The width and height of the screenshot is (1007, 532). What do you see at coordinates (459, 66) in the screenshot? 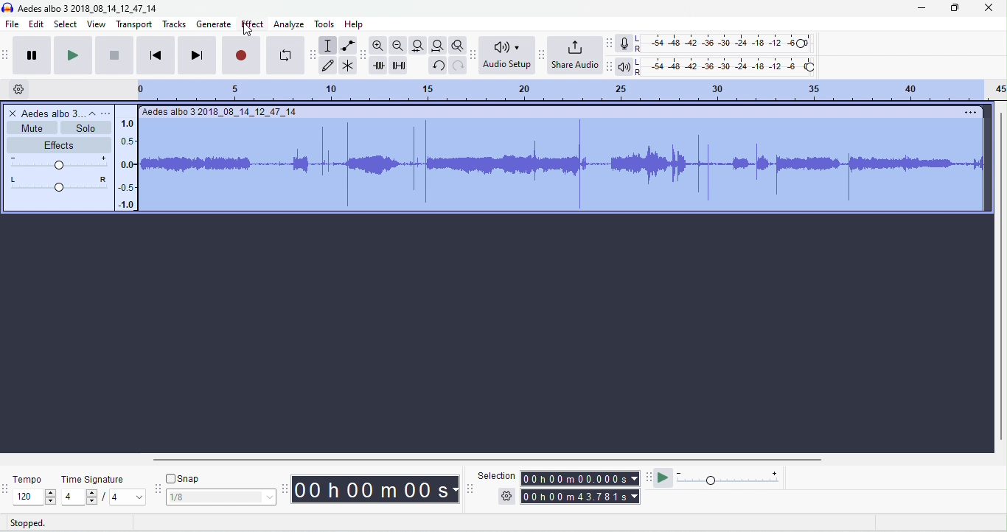
I see `redo` at bounding box center [459, 66].